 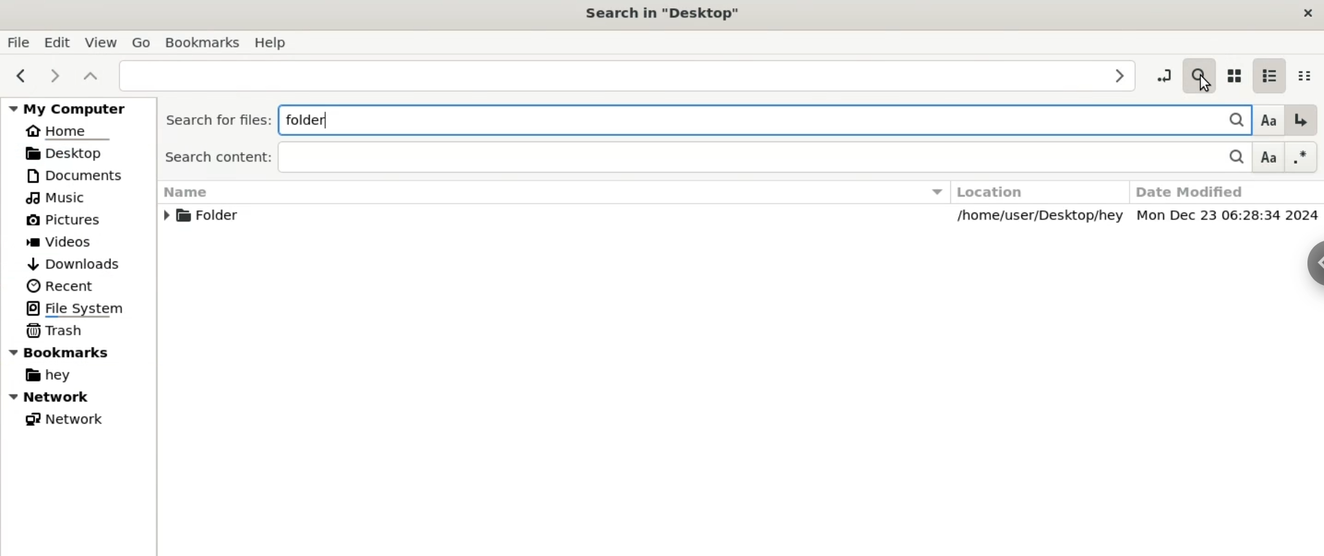 What do you see at coordinates (1042, 191) in the screenshot?
I see `Location` at bounding box center [1042, 191].